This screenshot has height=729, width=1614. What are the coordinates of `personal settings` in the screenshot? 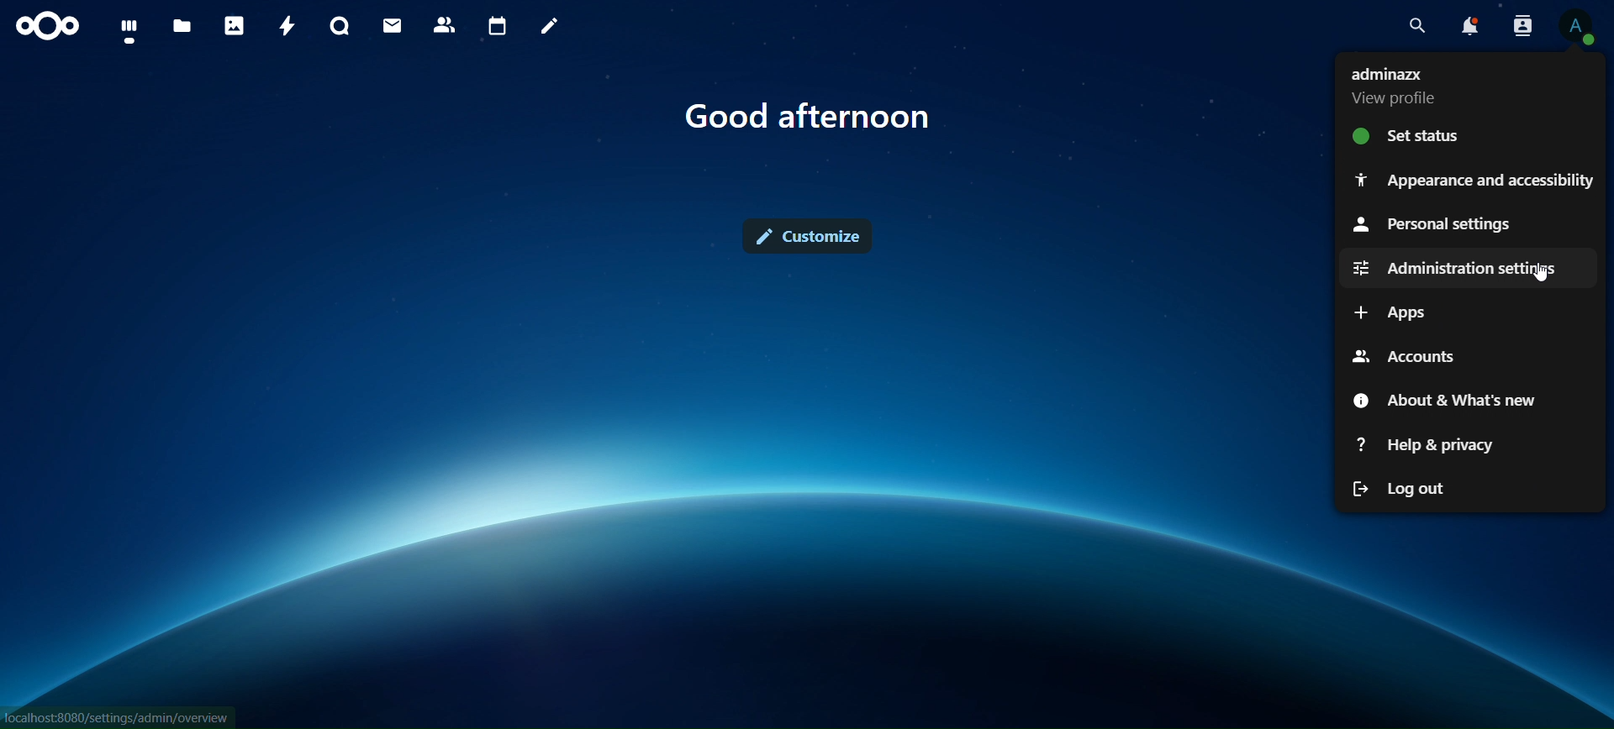 It's located at (1433, 223).